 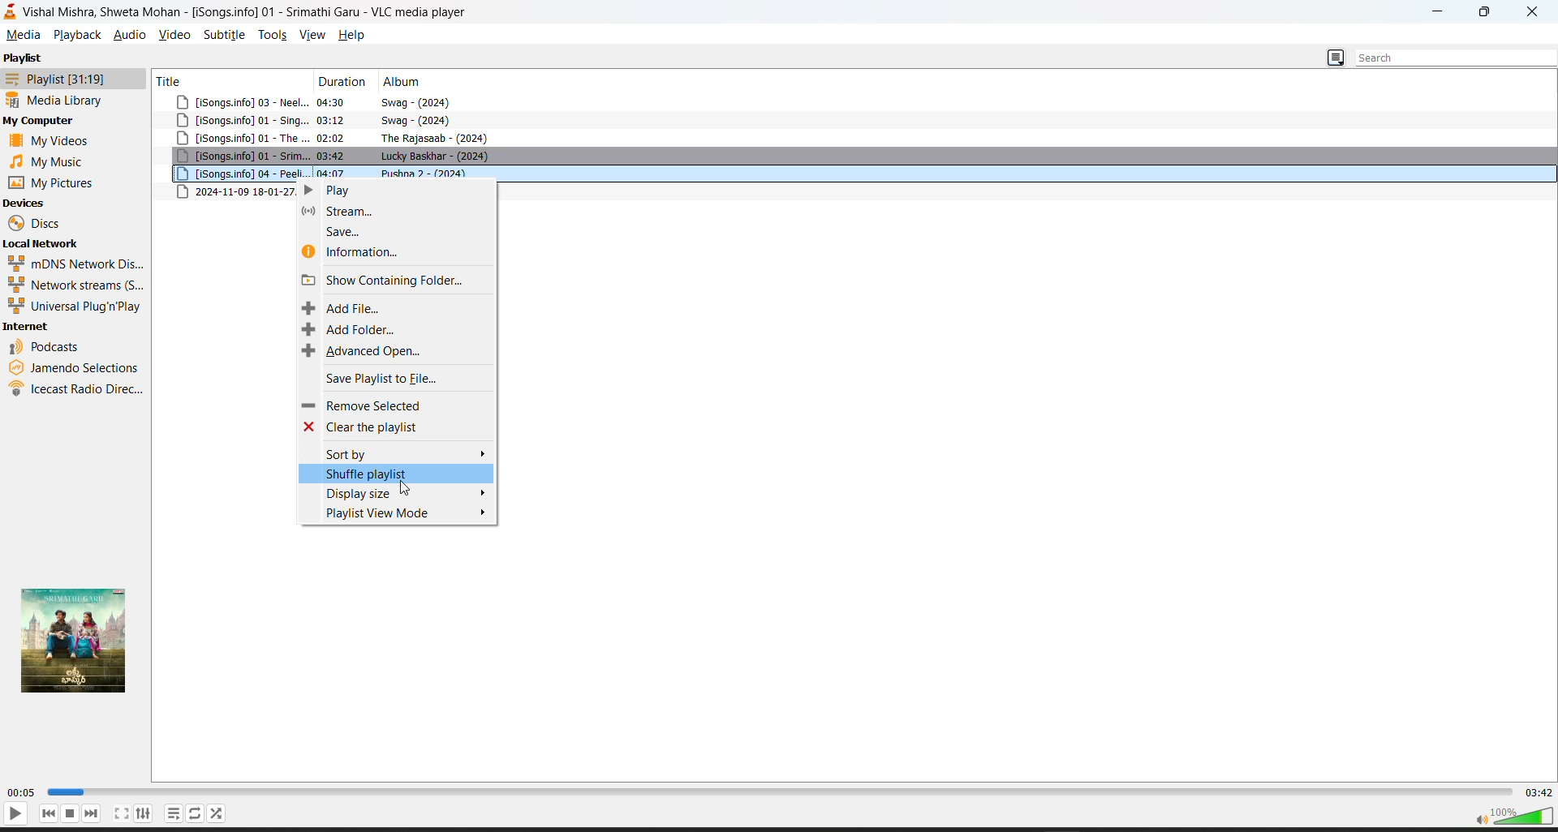 I want to click on playlist, so click(x=54, y=78).